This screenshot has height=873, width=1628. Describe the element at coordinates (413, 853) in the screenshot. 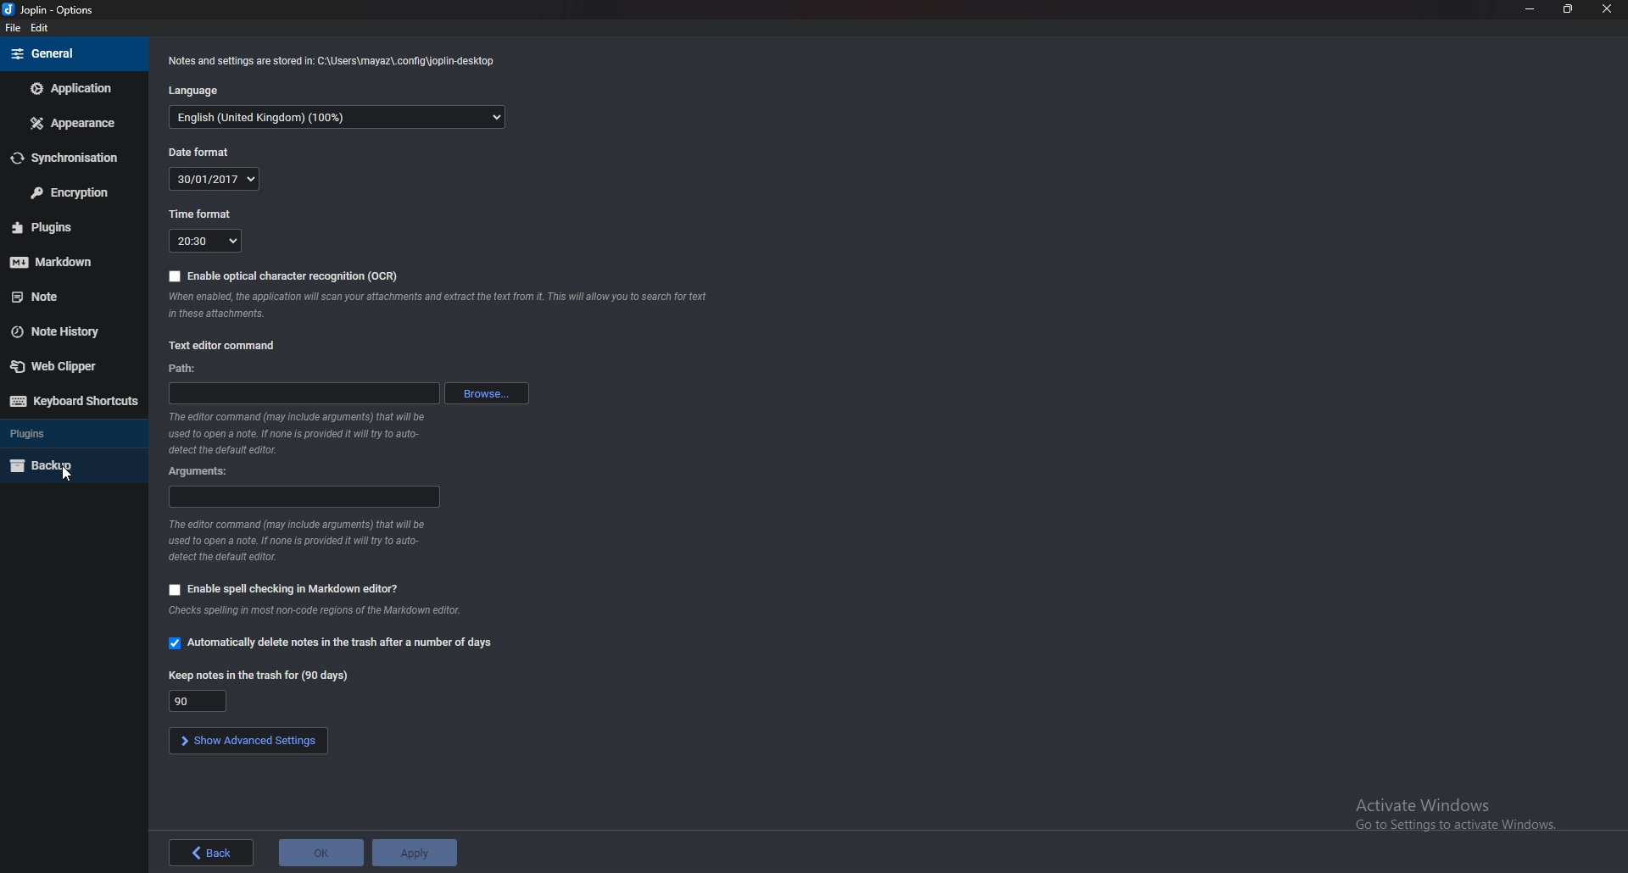

I see `apply` at that location.